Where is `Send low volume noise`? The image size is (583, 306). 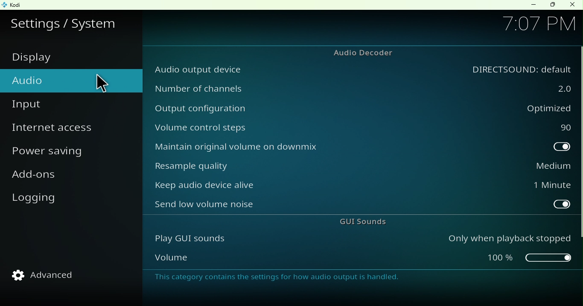
Send low volume noise is located at coordinates (309, 205).